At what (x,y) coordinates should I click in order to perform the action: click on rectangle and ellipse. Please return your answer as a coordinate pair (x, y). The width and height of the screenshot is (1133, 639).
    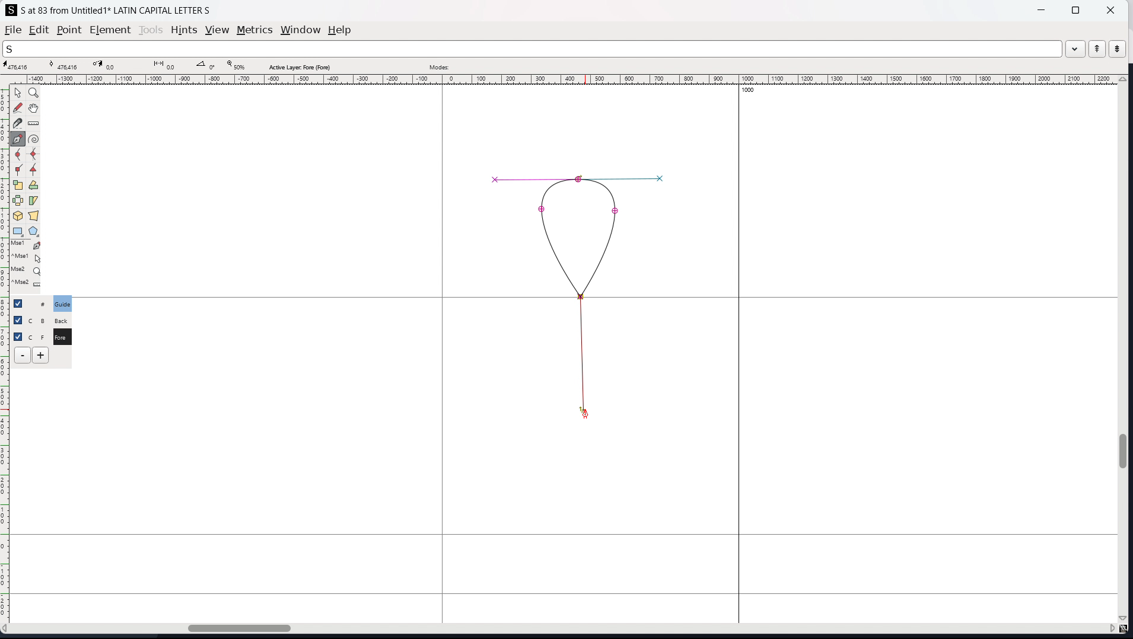
    Looking at the image, I should click on (18, 232).